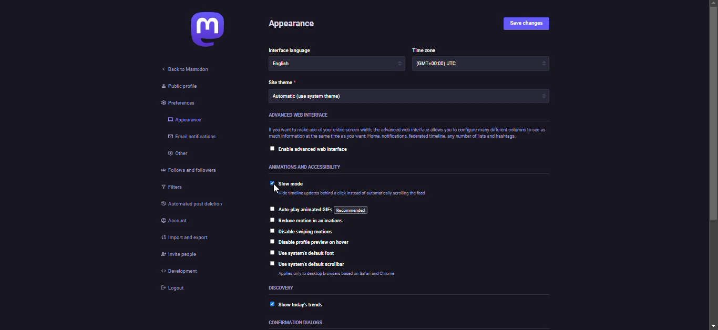 The image size is (718, 330). What do you see at coordinates (187, 238) in the screenshot?
I see `import & export` at bounding box center [187, 238].